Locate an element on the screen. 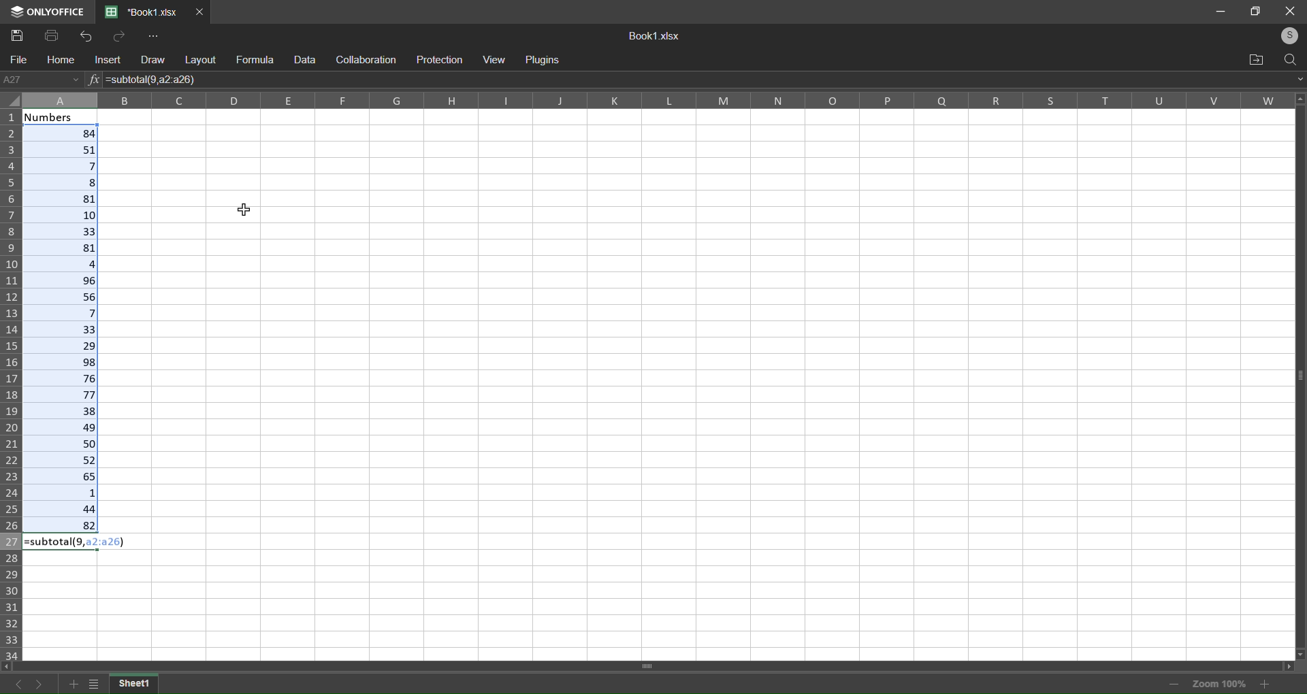 The height and width of the screenshot is (694, 1307). Book1.xslx is located at coordinates (658, 35).